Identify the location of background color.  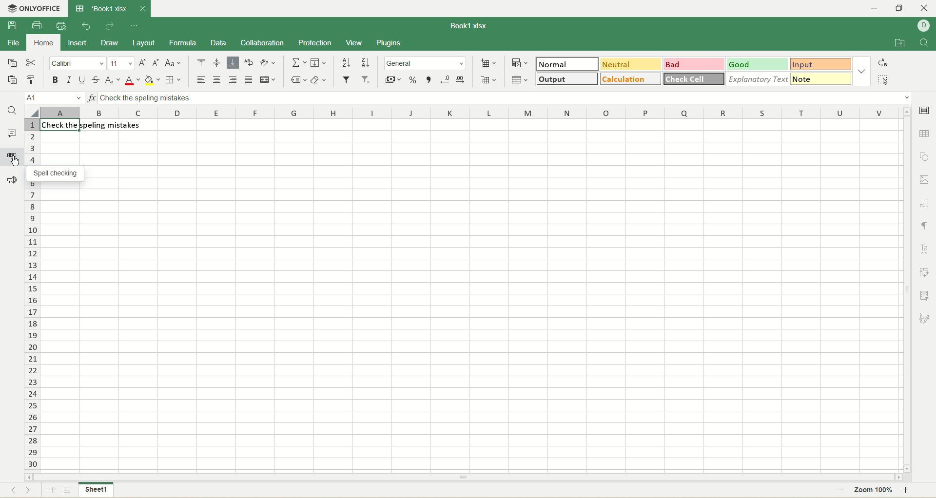
(152, 81).